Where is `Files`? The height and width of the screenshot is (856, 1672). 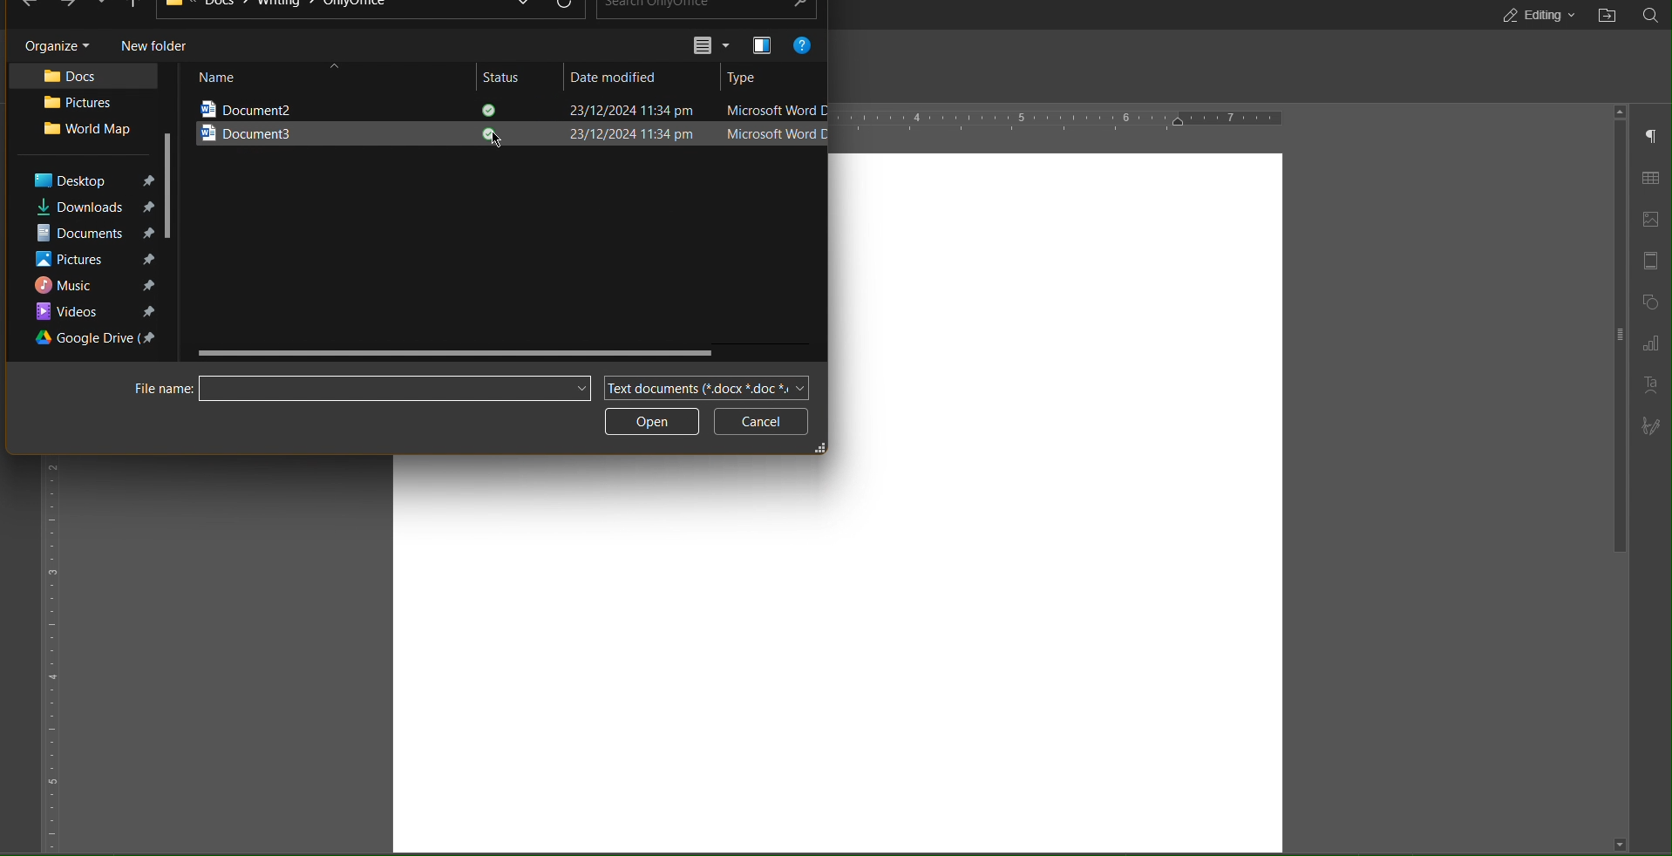
Files is located at coordinates (301, 6).